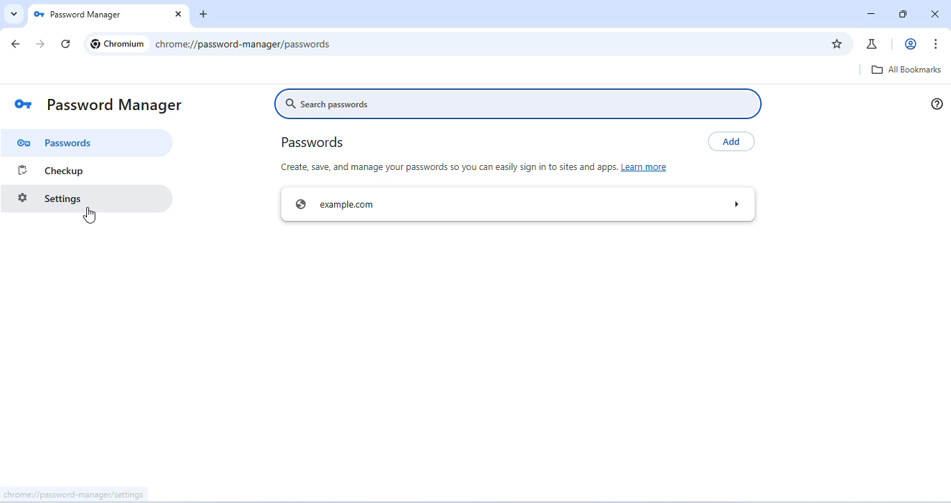 This screenshot has width=951, height=503. Describe the element at coordinates (870, 13) in the screenshot. I see `minimize` at that location.